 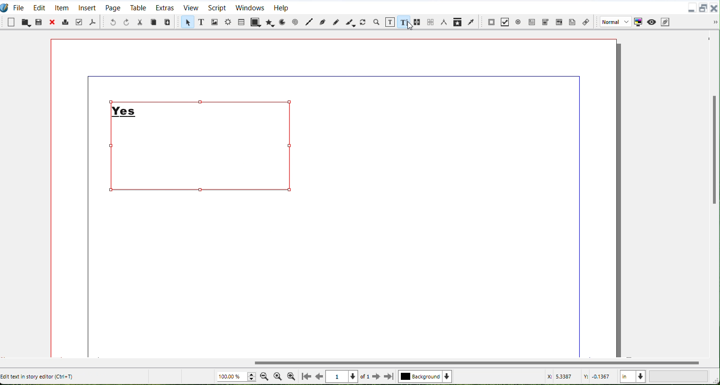 I want to click on left margin, so click(x=86, y=219).